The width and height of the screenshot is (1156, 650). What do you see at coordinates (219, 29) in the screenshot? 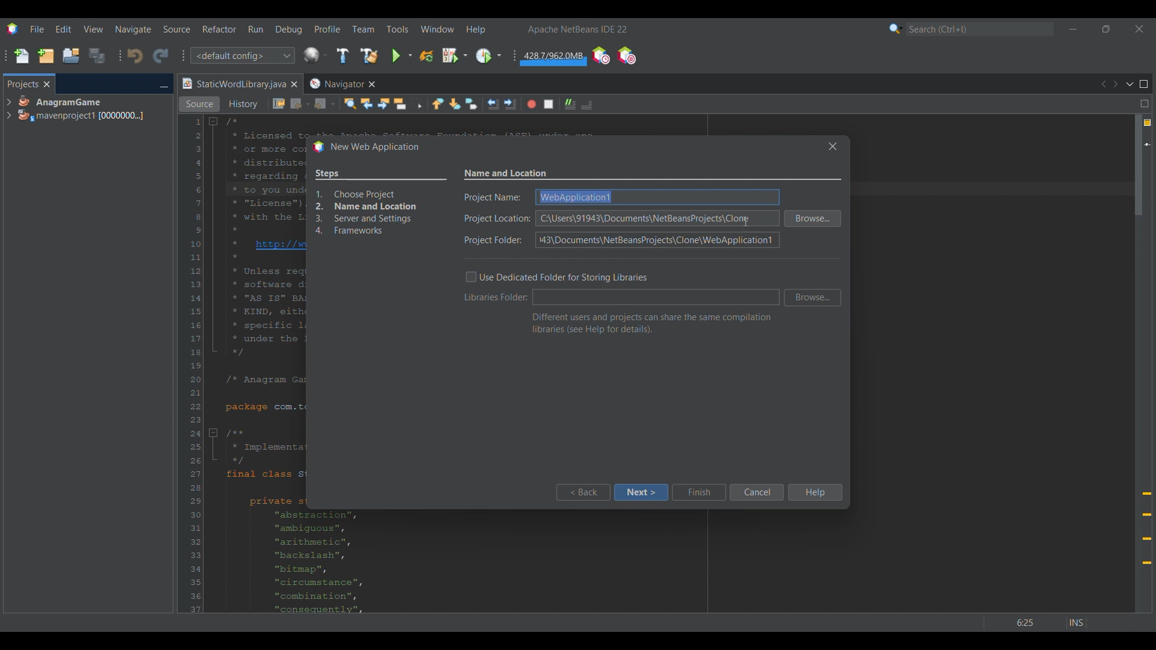
I see `Refactor menu` at bounding box center [219, 29].